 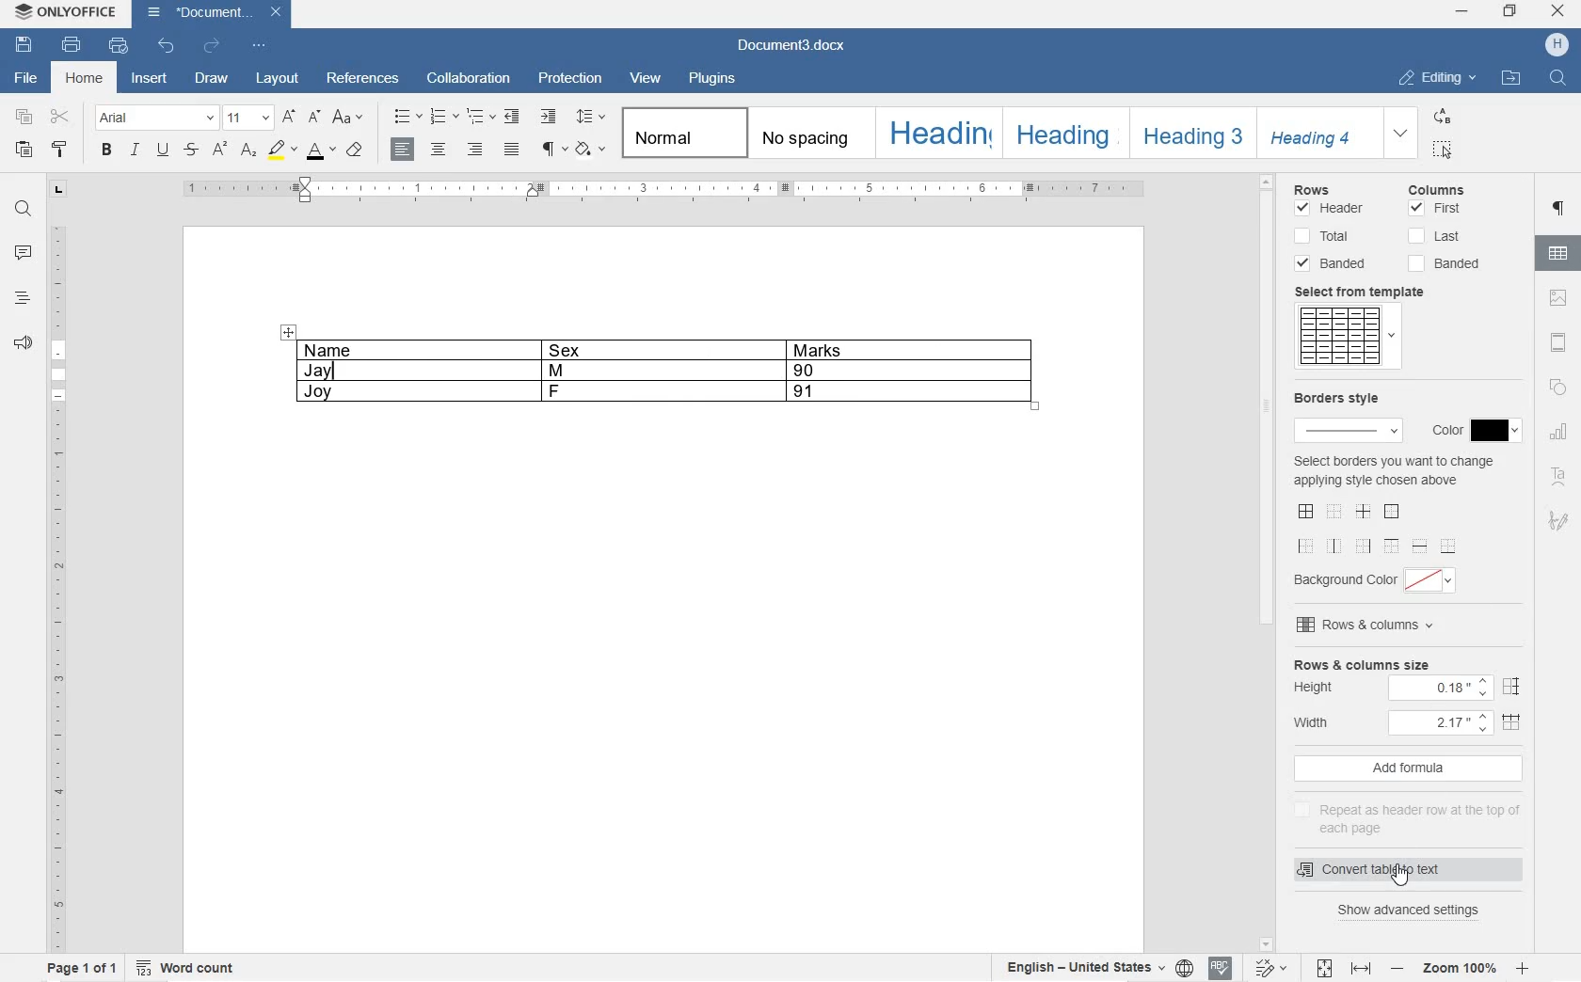 I want to click on HEADING 4, so click(x=1315, y=131).